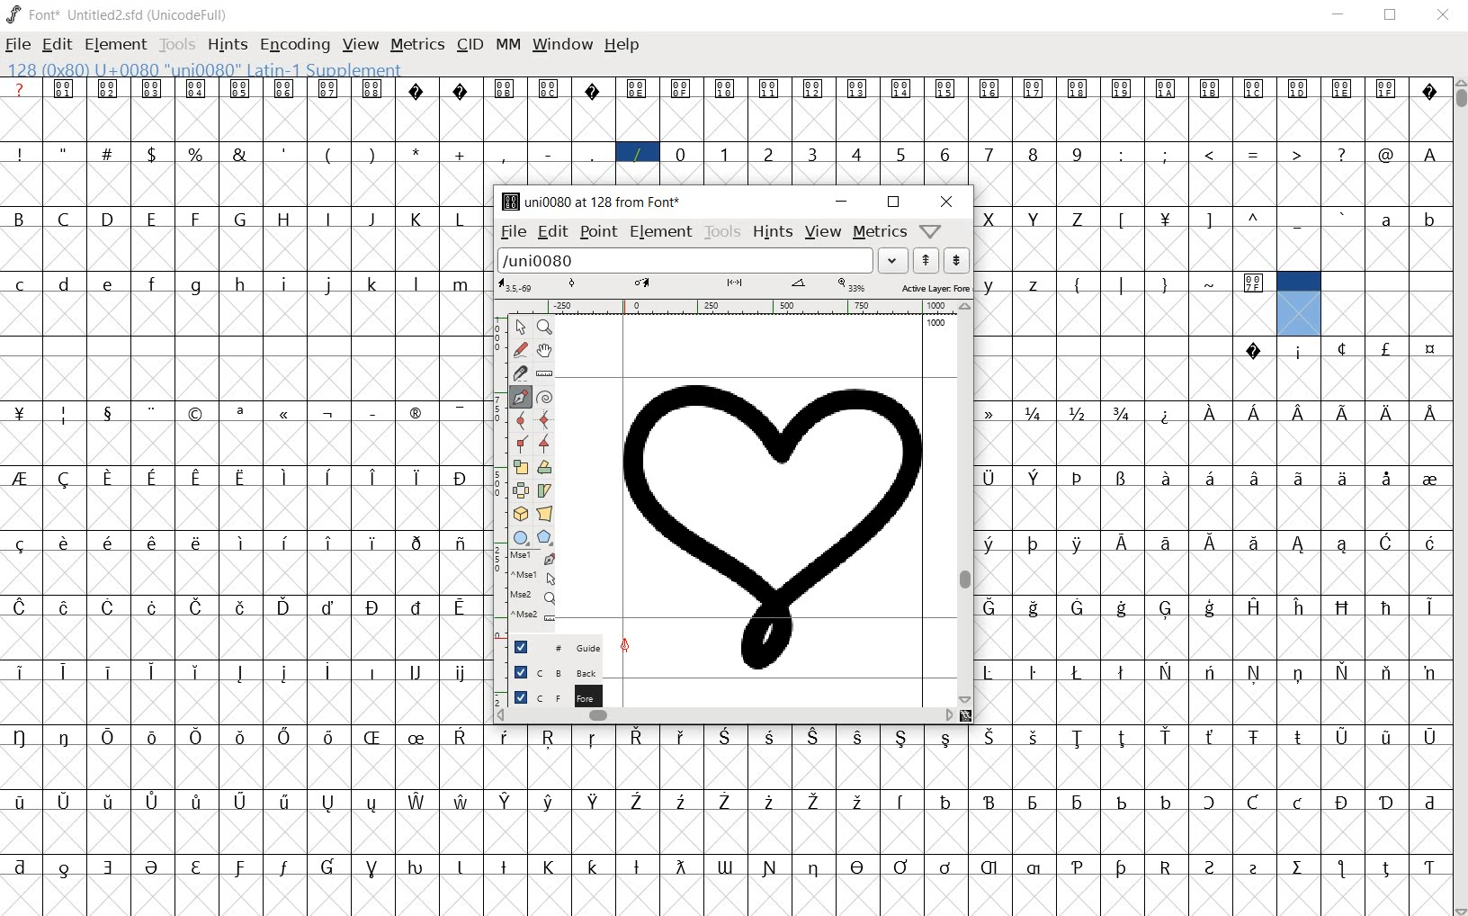  Describe the element at coordinates (373, 477) in the screenshot. I see `glyph` at that location.